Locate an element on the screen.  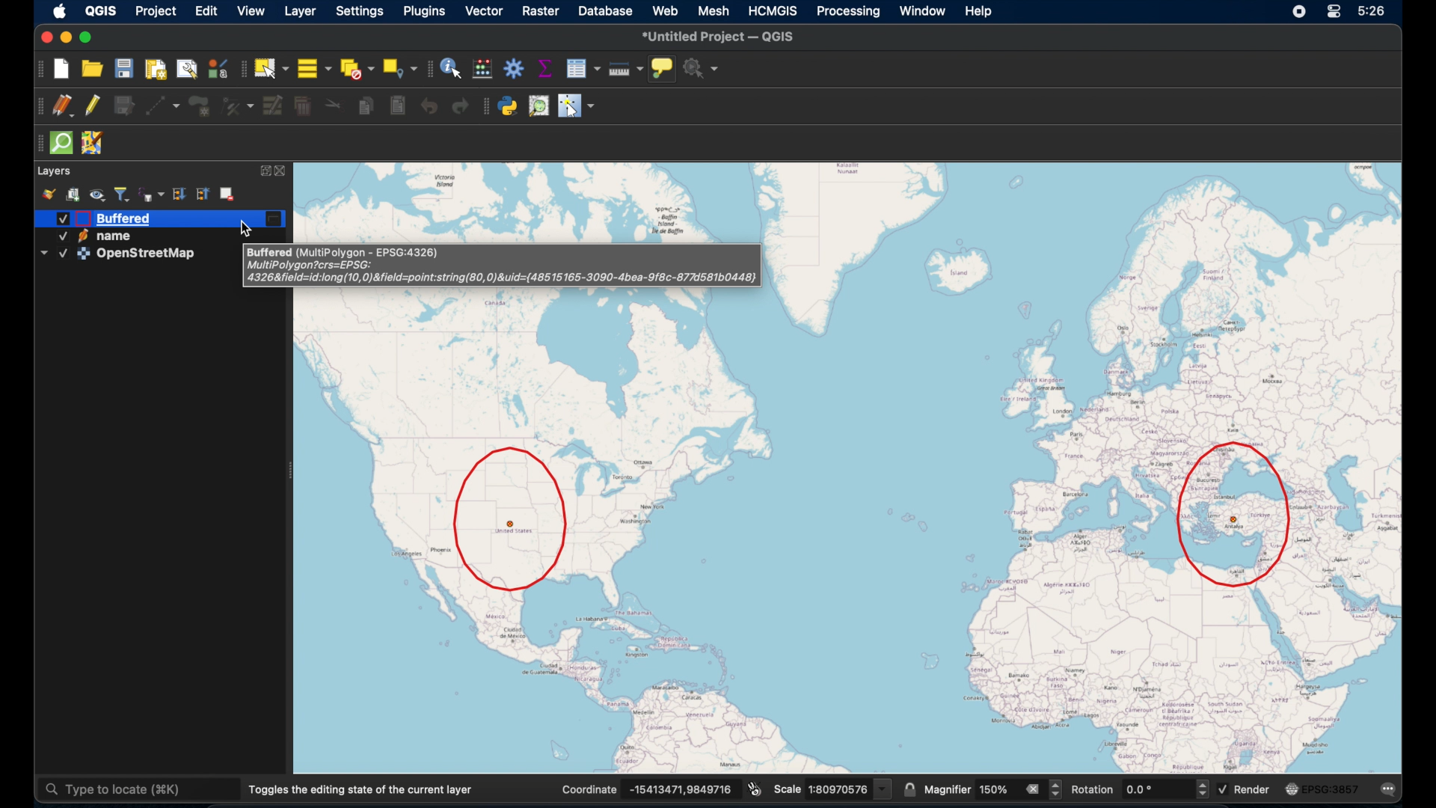
magnifier value is located at coordinates (992, 789).